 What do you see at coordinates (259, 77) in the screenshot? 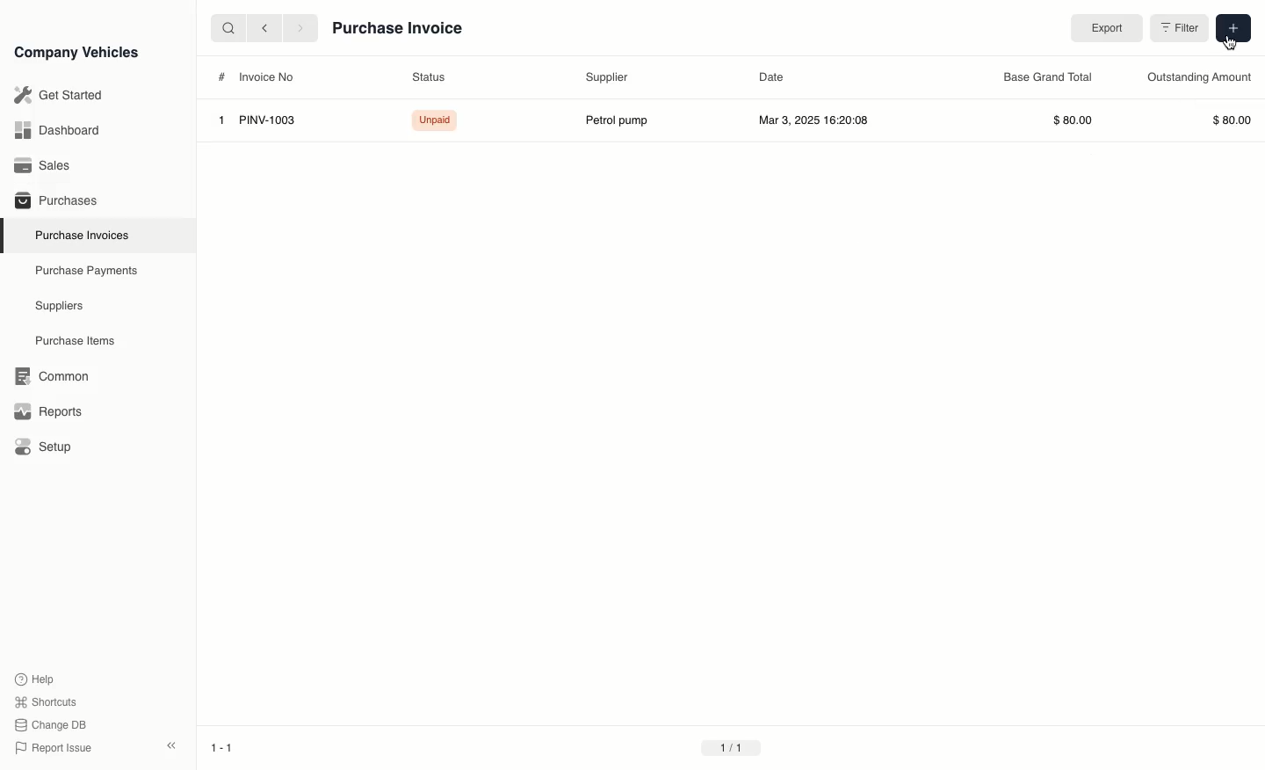
I see `#   Invoice No` at bounding box center [259, 77].